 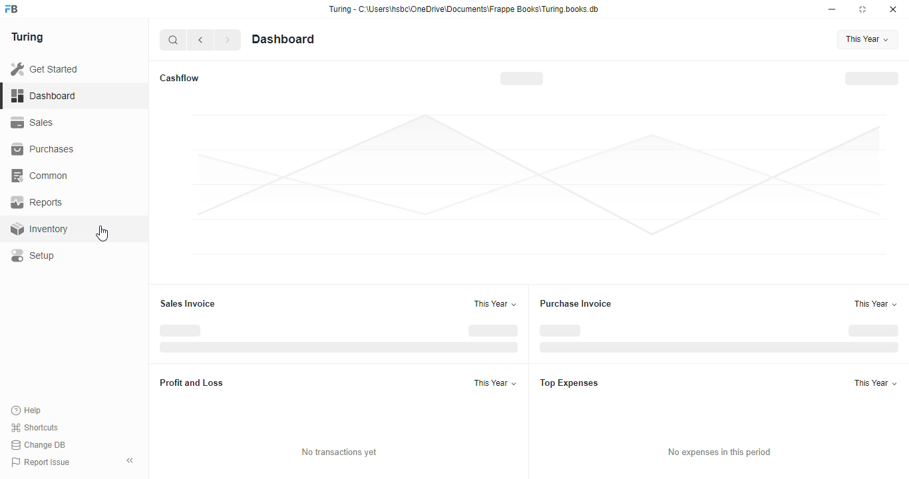 I want to click on no transactions yet, so click(x=339, y=452).